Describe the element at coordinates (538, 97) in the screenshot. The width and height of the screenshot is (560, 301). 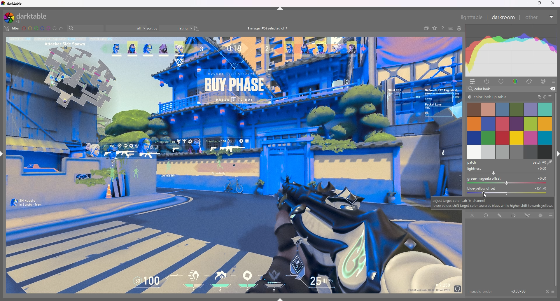
I see `multiple instances action` at that location.